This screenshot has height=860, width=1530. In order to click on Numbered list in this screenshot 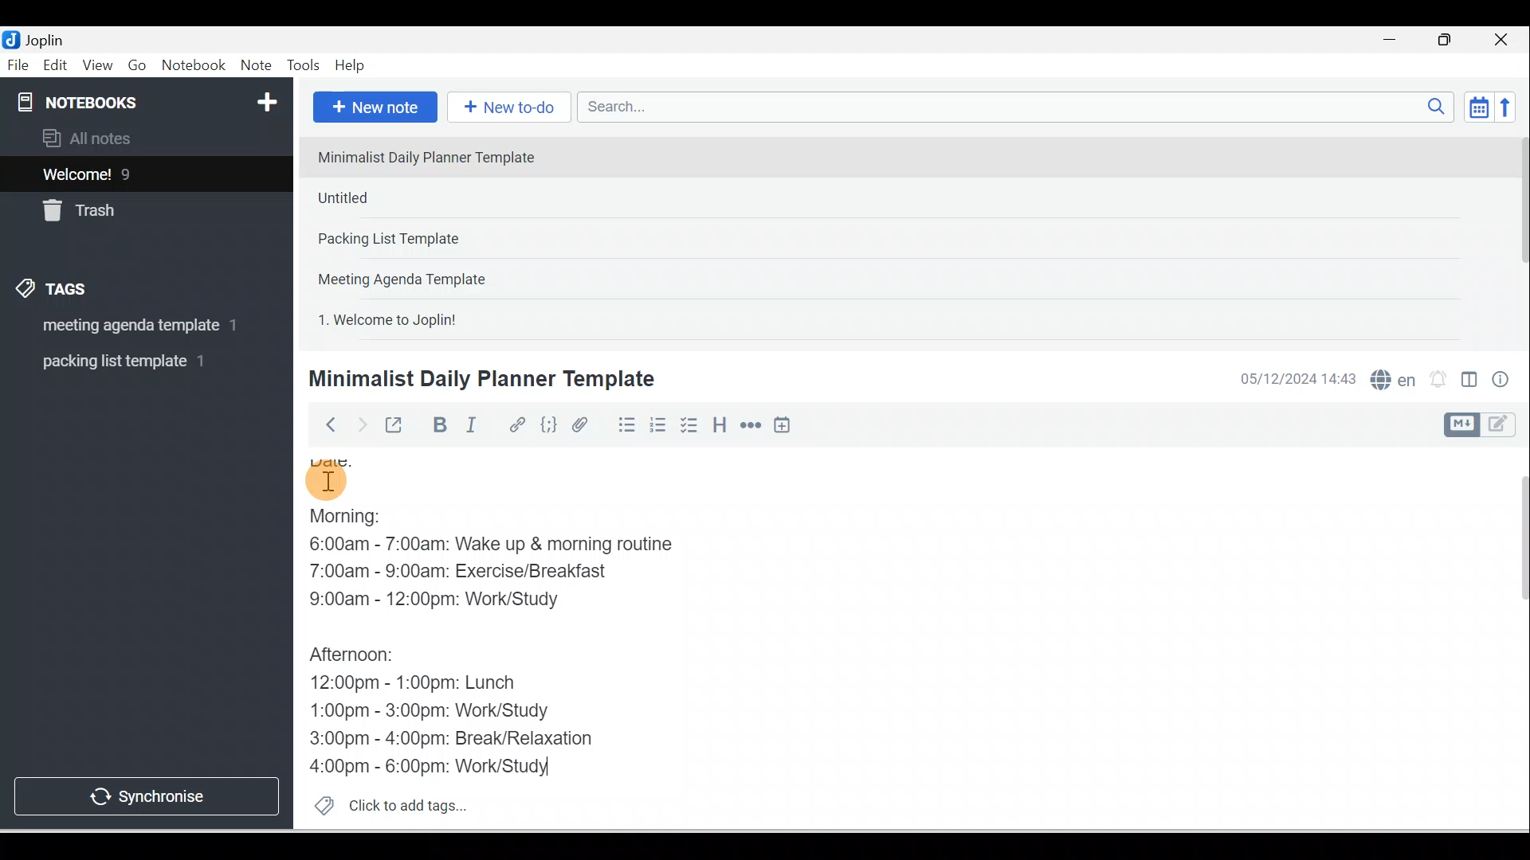, I will do `click(658, 424)`.